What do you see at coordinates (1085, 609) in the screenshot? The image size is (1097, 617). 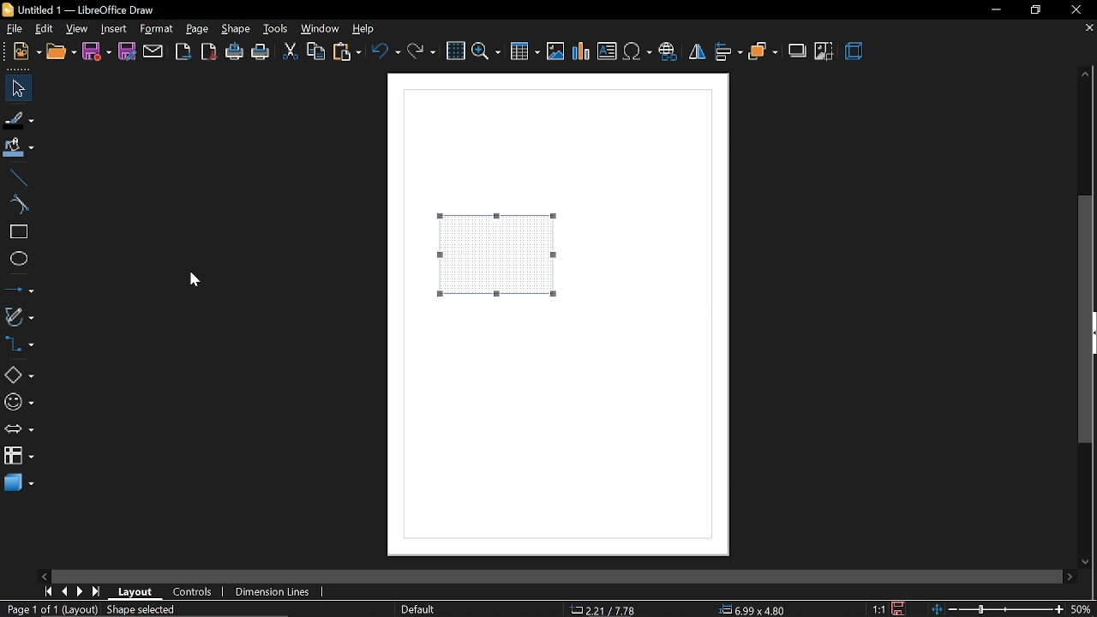 I see `current zoom` at bounding box center [1085, 609].